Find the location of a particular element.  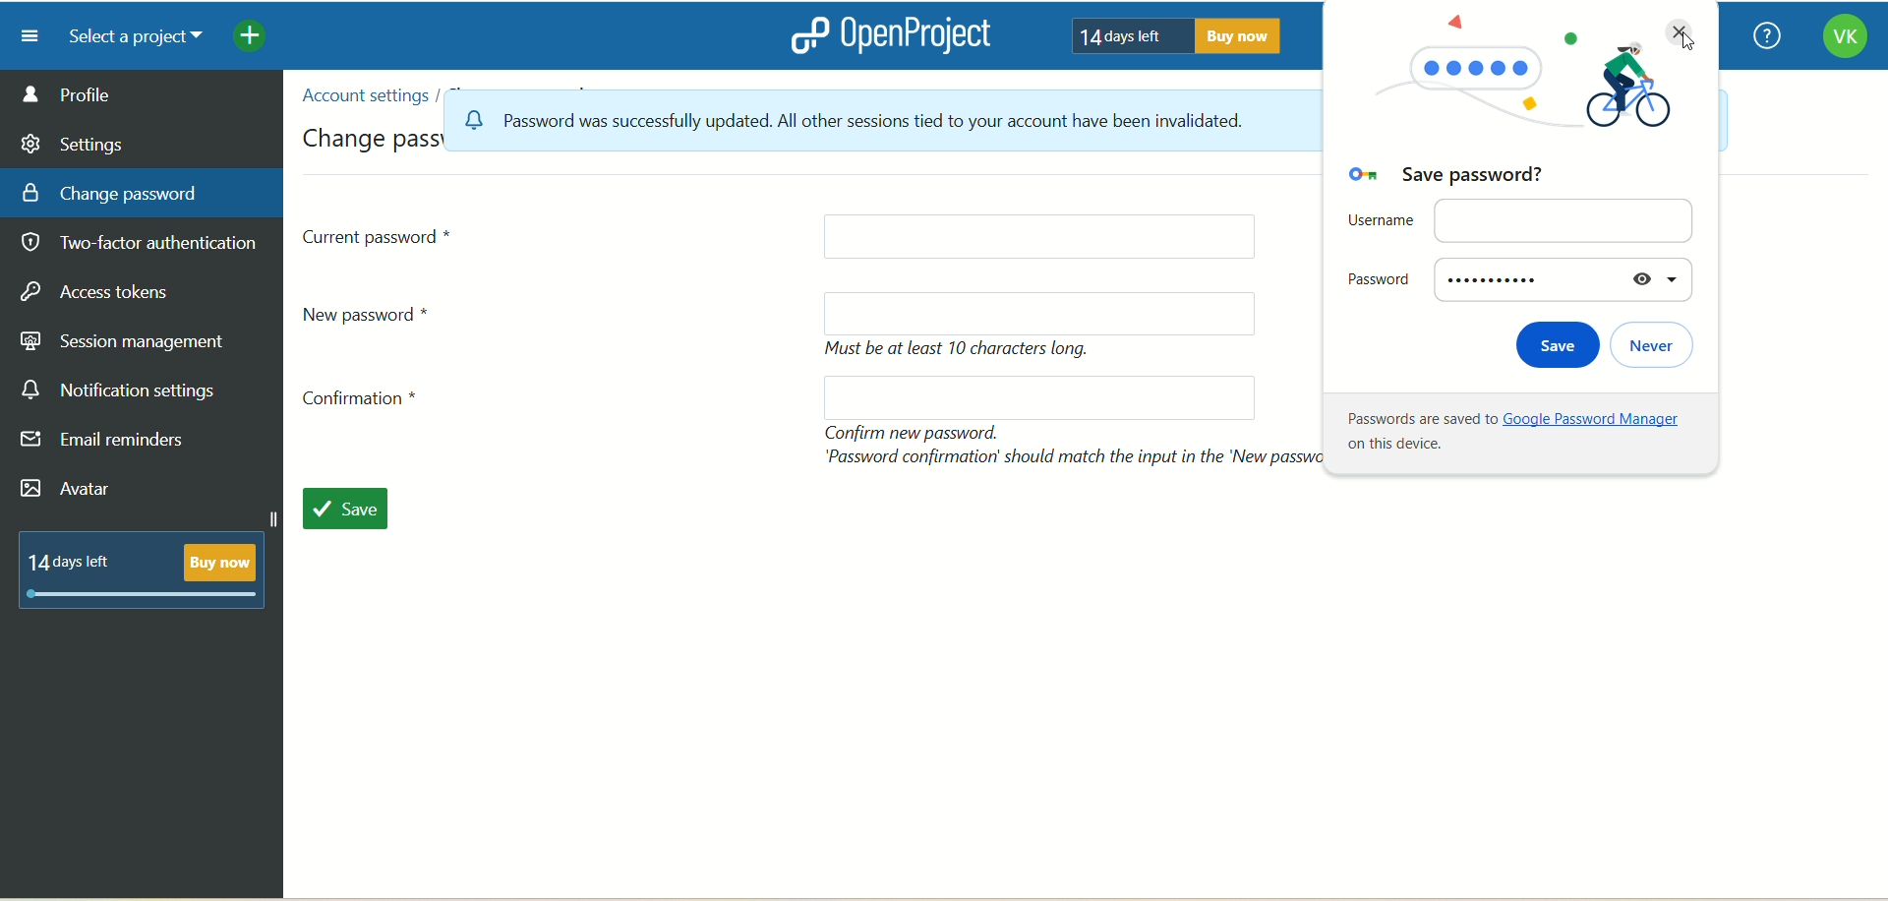

profile is located at coordinates (143, 93).